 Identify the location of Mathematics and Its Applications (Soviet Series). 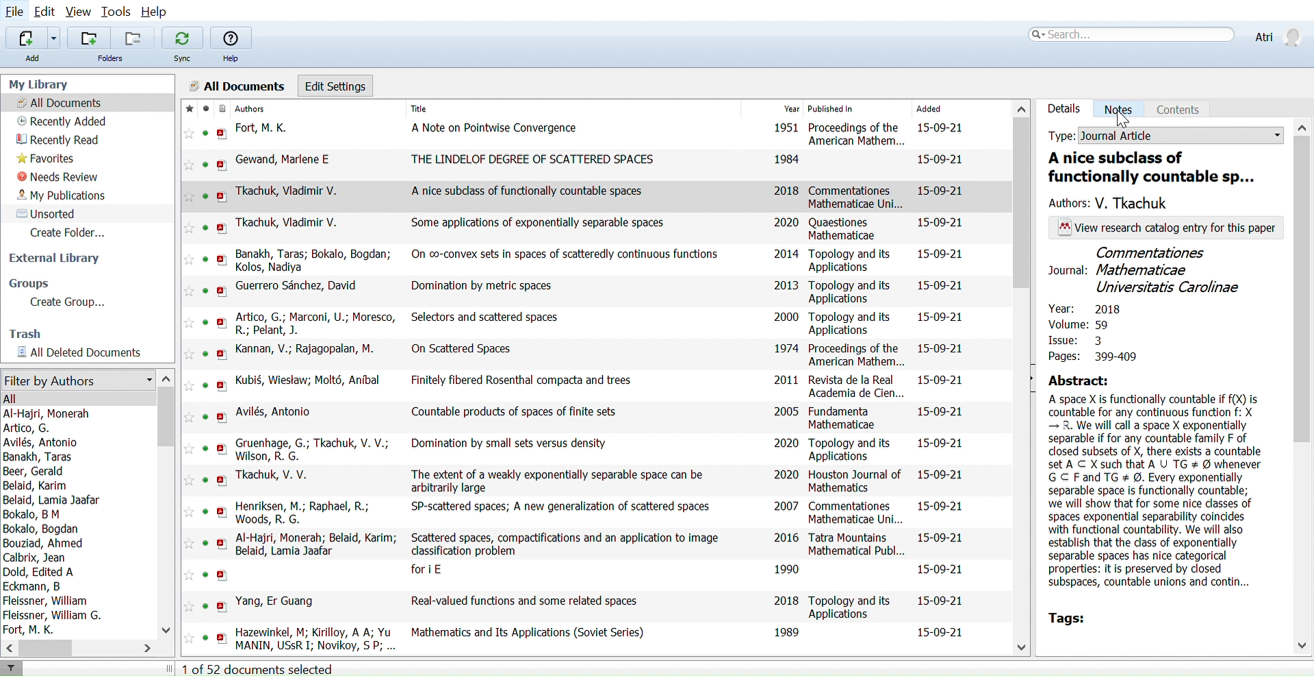
(532, 634).